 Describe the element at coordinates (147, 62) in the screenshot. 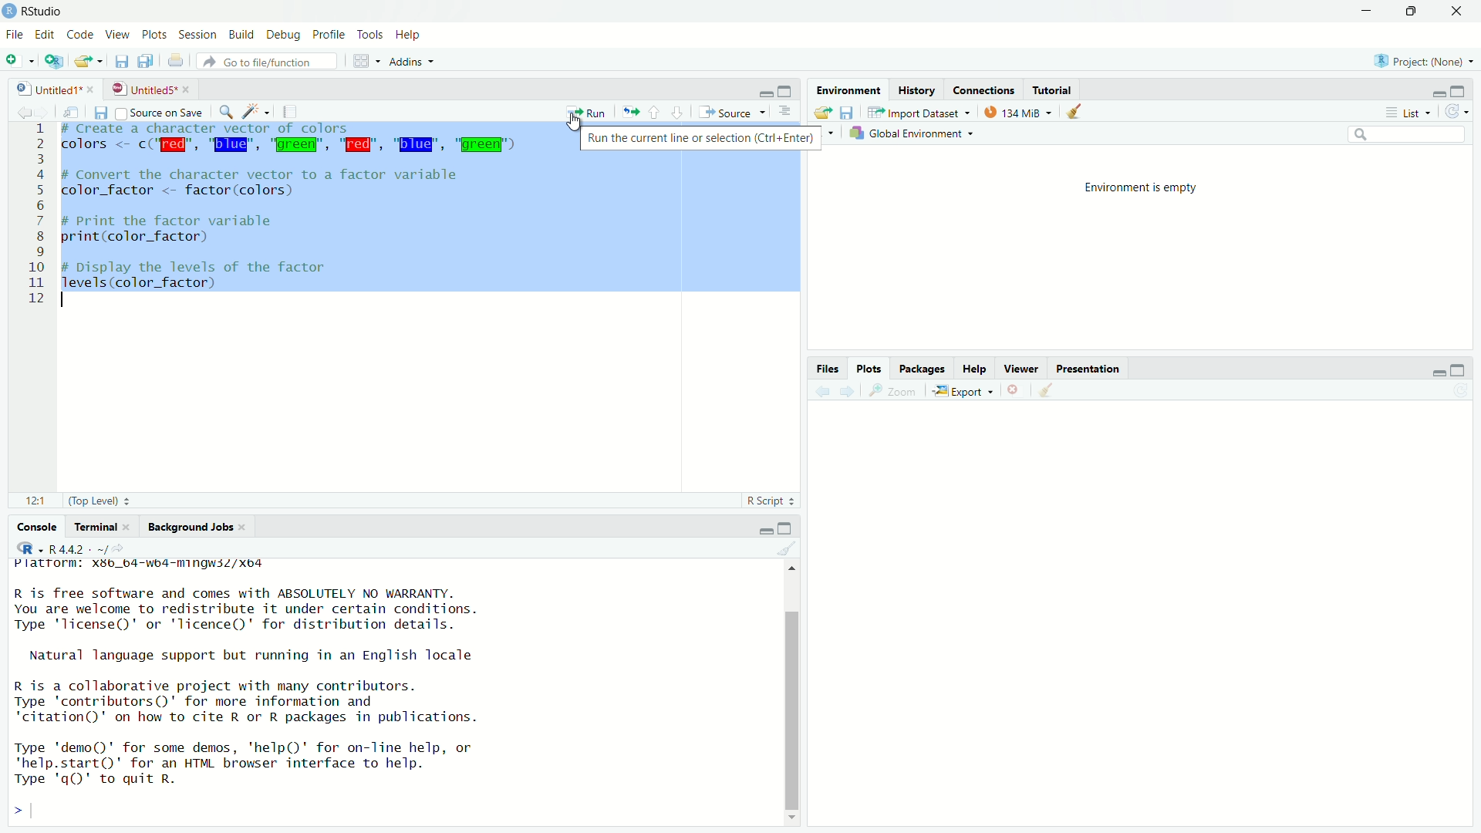

I see `save all open documents` at that location.